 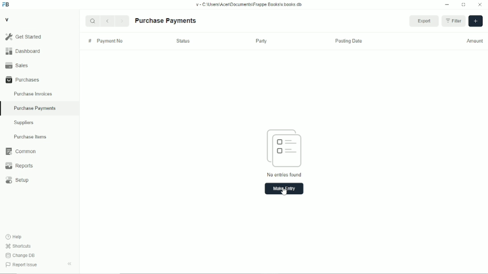 I want to click on Suppliers, so click(x=40, y=123).